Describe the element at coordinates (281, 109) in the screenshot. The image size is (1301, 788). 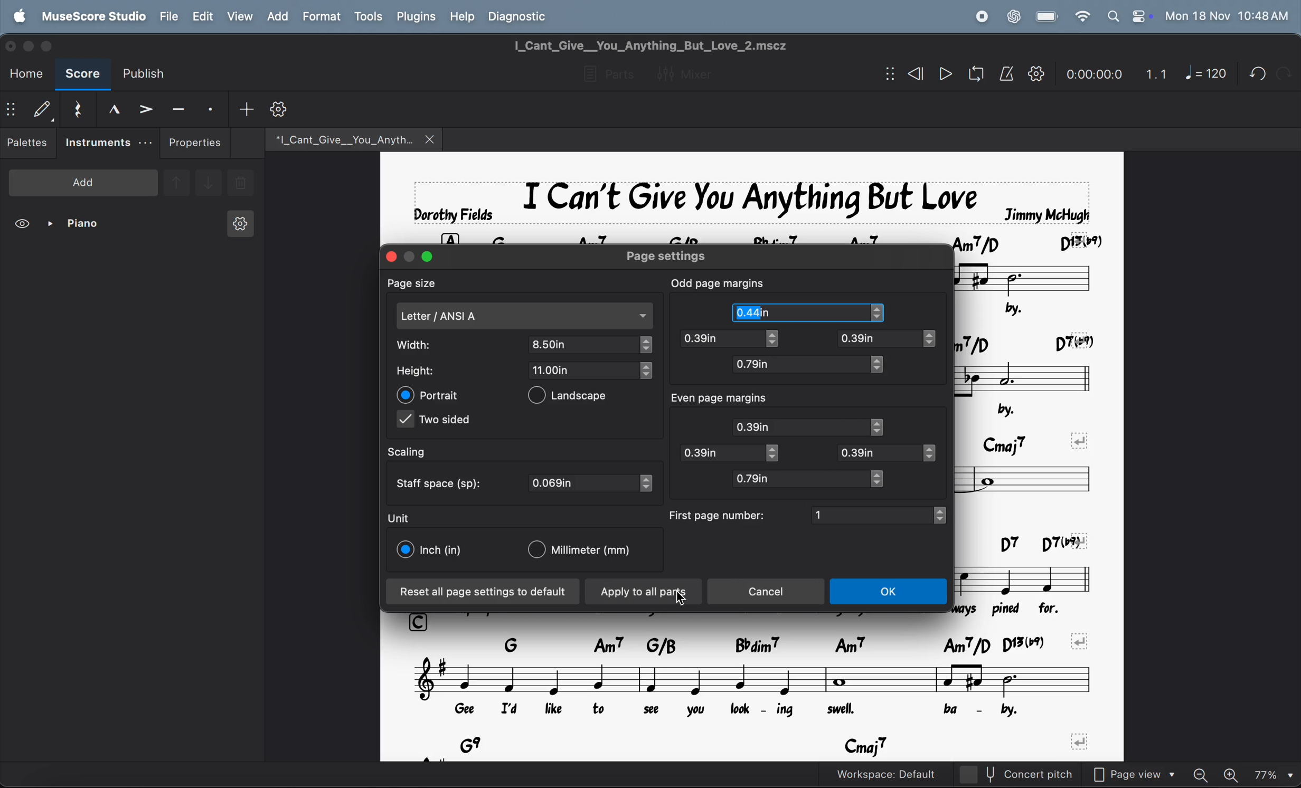
I see `toolbar setting` at that location.